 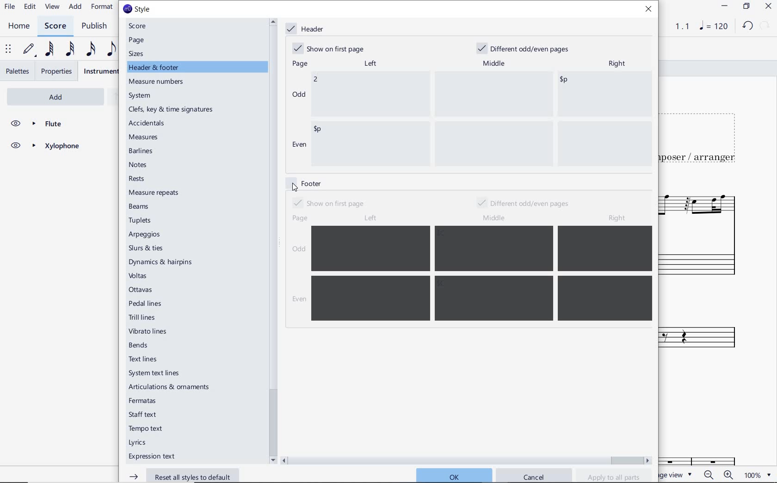 I want to click on page, so click(x=298, y=64).